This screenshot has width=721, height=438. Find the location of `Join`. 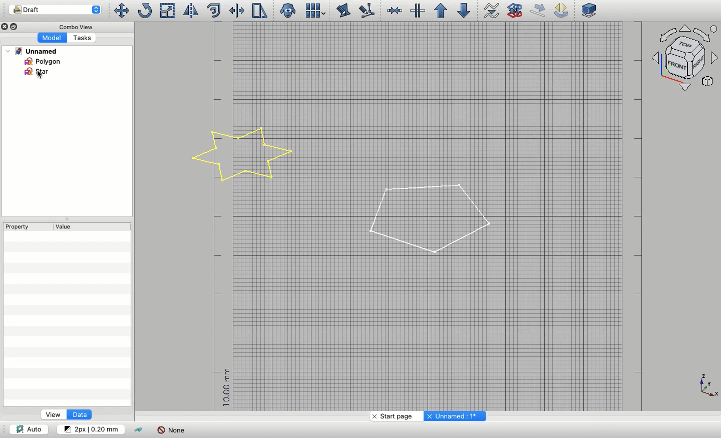

Join is located at coordinates (394, 11).